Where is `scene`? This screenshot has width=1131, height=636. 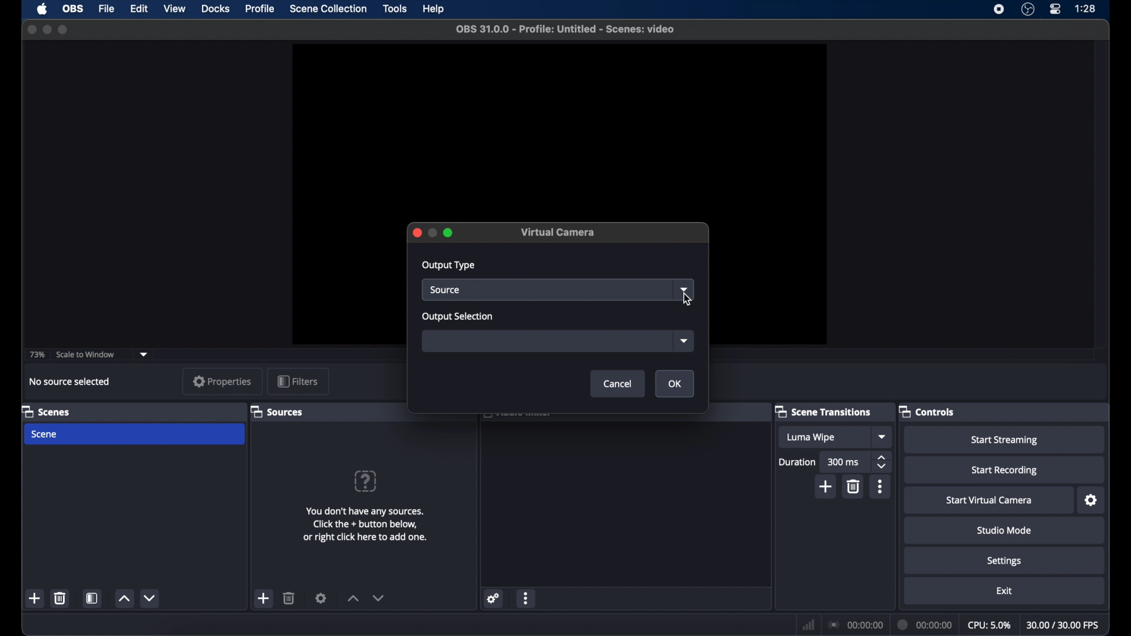 scene is located at coordinates (134, 435).